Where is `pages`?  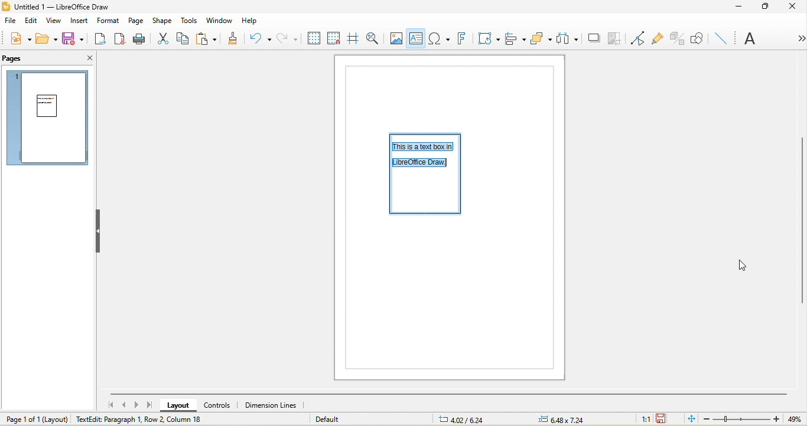 pages is located at coordinates (15, 58).